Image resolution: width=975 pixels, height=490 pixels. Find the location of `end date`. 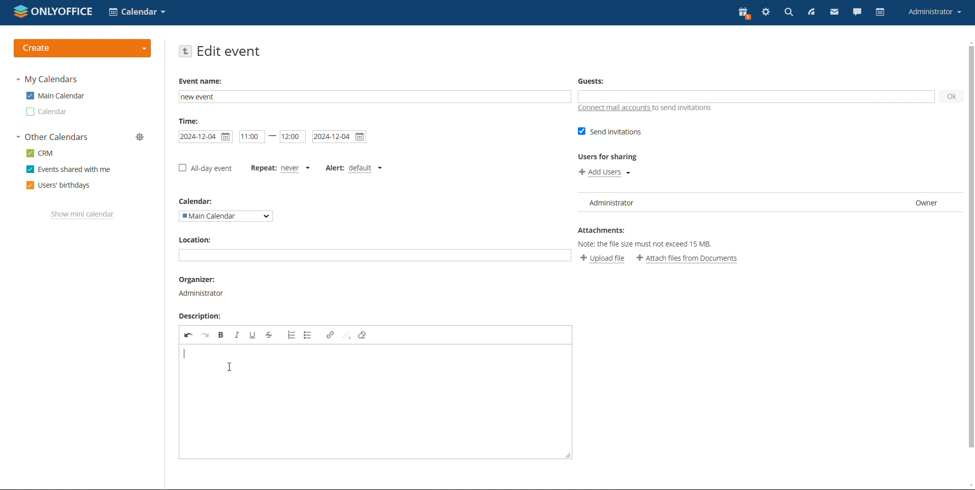

end date is located at coordinates (340, 137).